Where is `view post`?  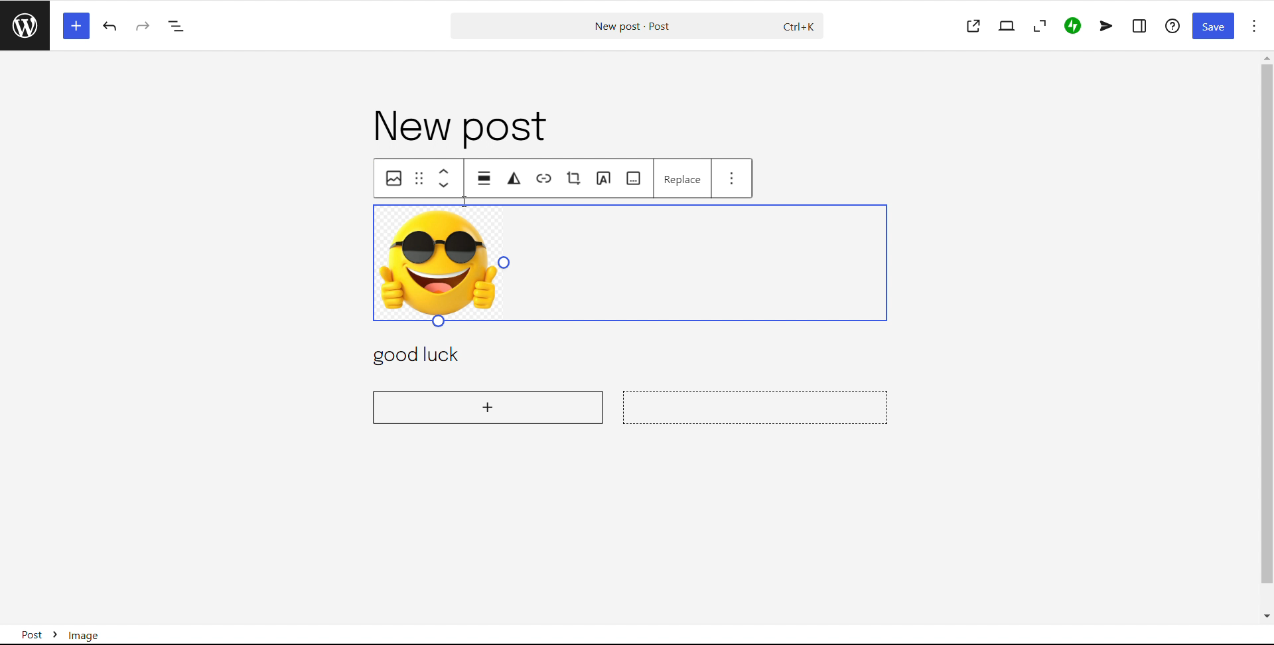
view post is located at coordinates (973, 27).